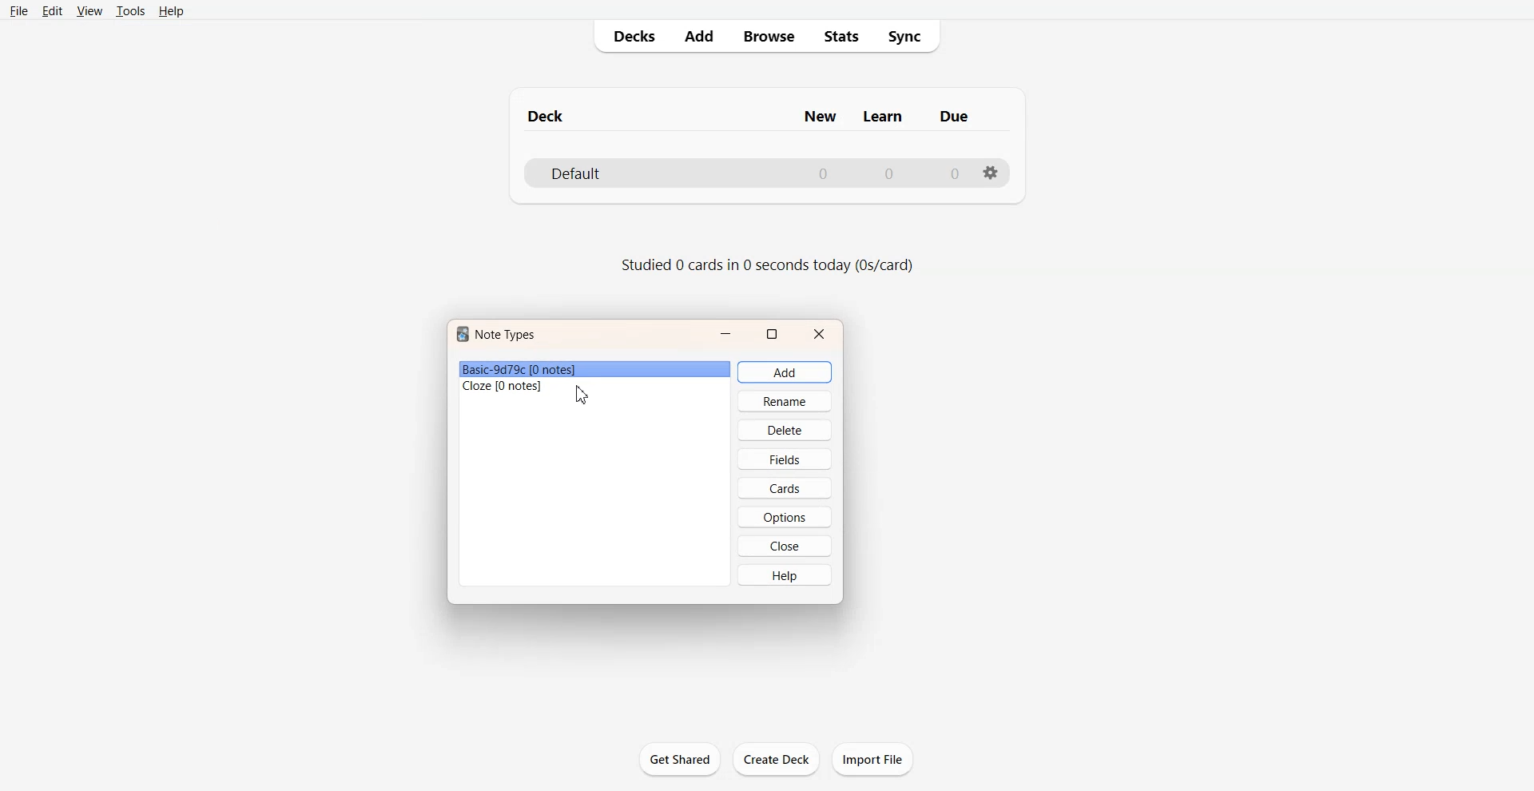 The image size is (1534, 791). I want to click on Browse, so click(768, 37).